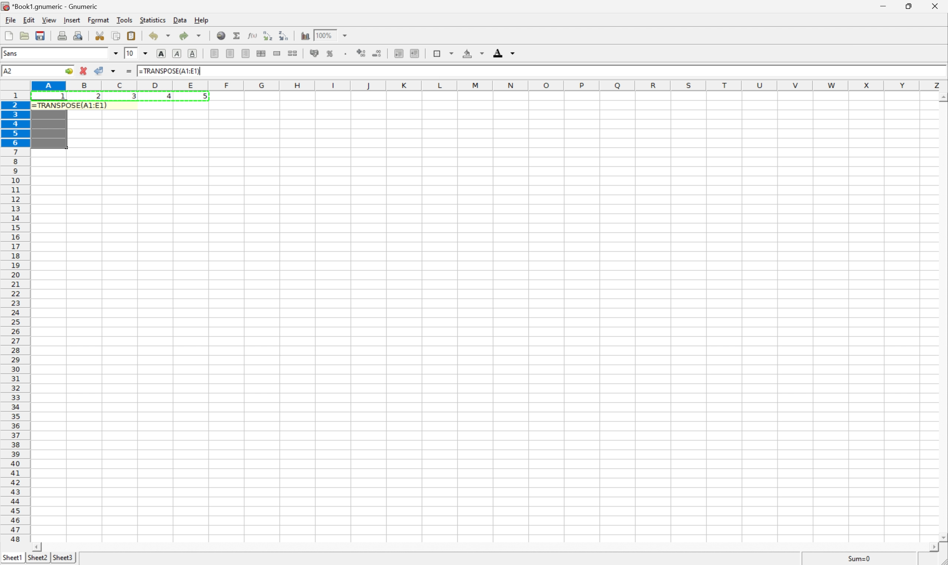 The height and width of the screenshot is (565, 948). What do you see at coordinates (253, 36) in the screenshot?
I see `edit function in current cell` at bounding box center [253, 36].